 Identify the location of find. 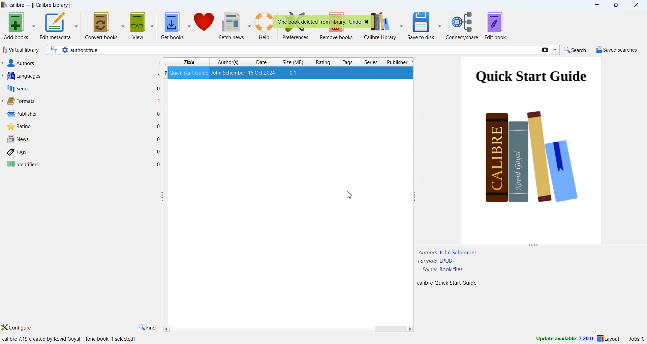
(147, 327).